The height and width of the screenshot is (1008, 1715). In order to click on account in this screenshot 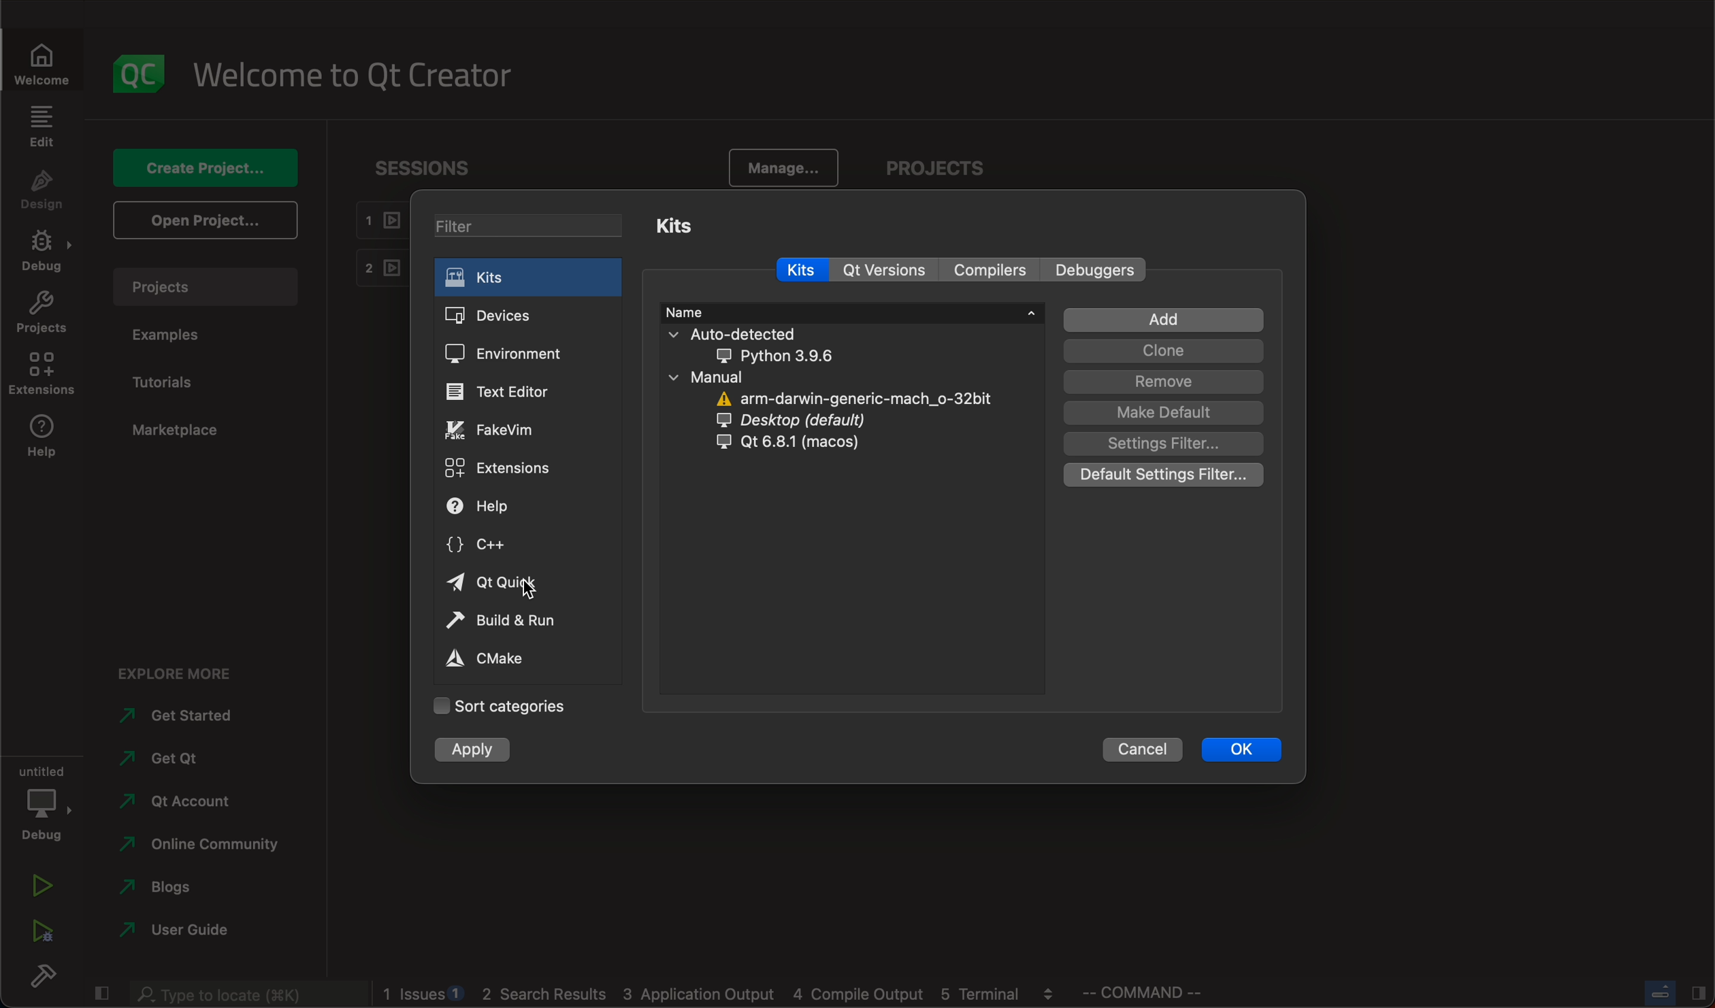, I will do `click(178, 801)`.